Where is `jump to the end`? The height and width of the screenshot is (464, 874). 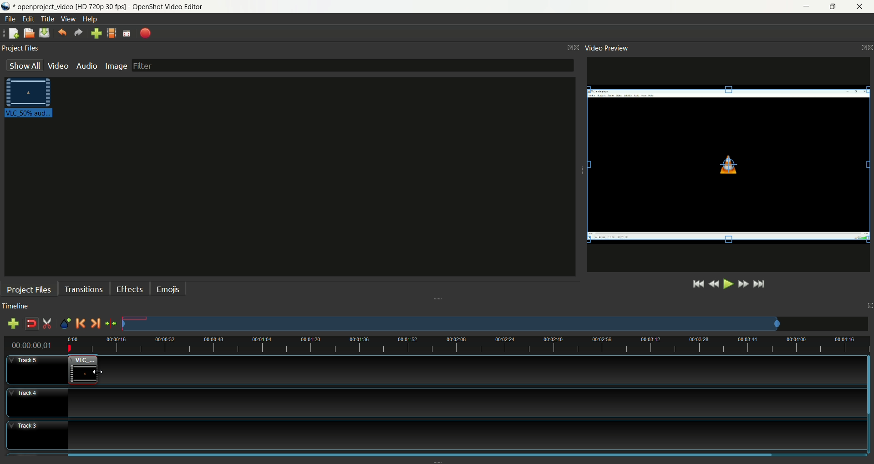 jump to the end is located at coordinates (760, 285).